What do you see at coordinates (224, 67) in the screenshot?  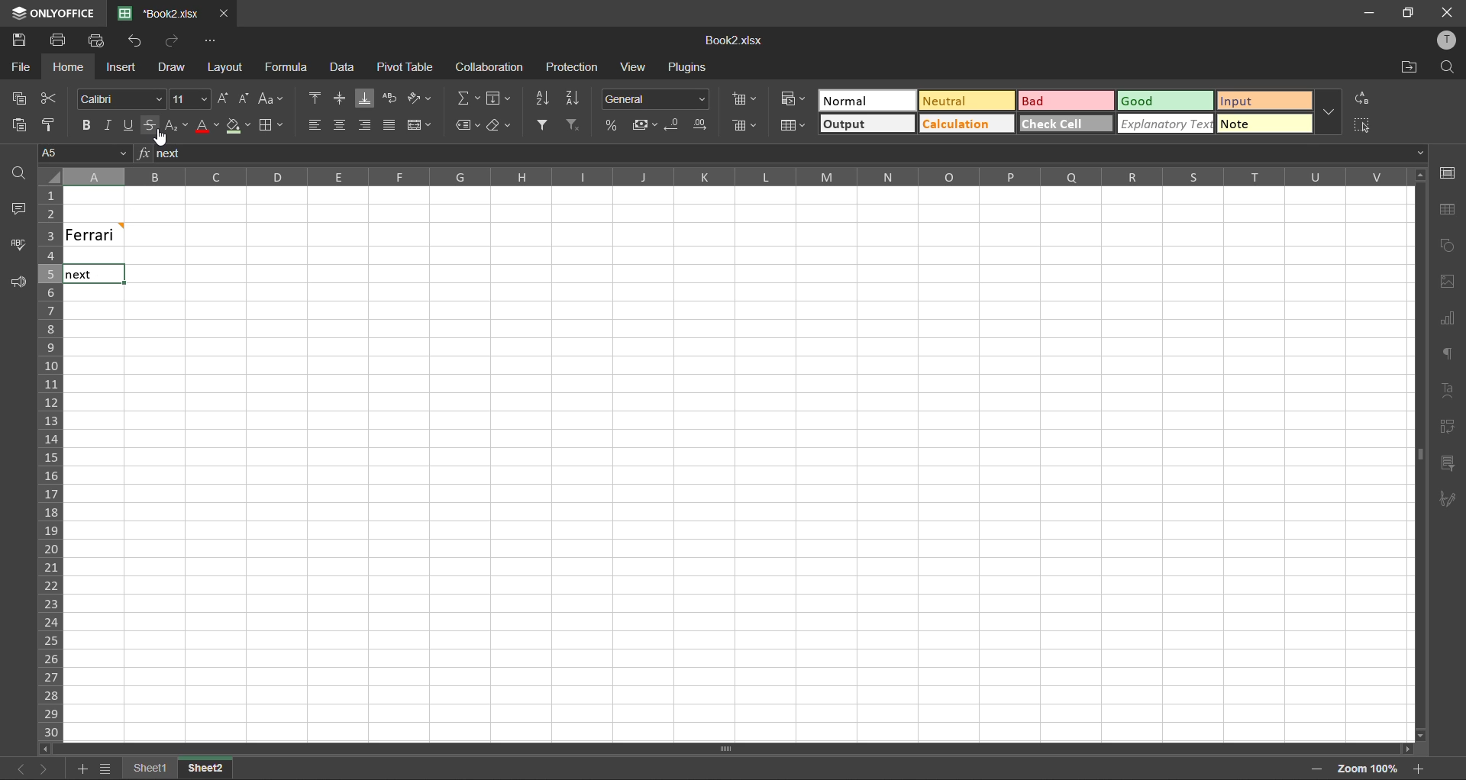 I see `layout` at bounding box center [224, 67].